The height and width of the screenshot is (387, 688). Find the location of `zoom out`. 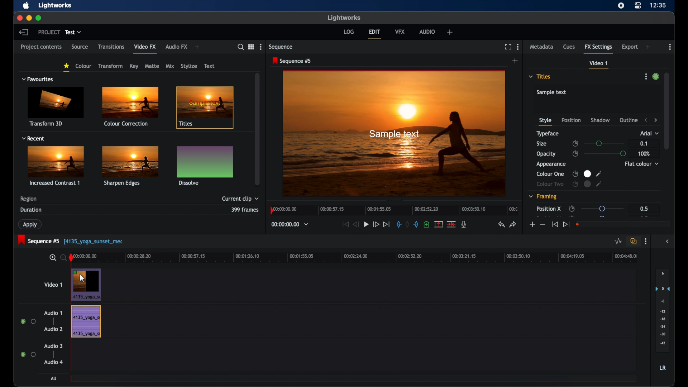

zoom out is located at coordinates (63, 257).